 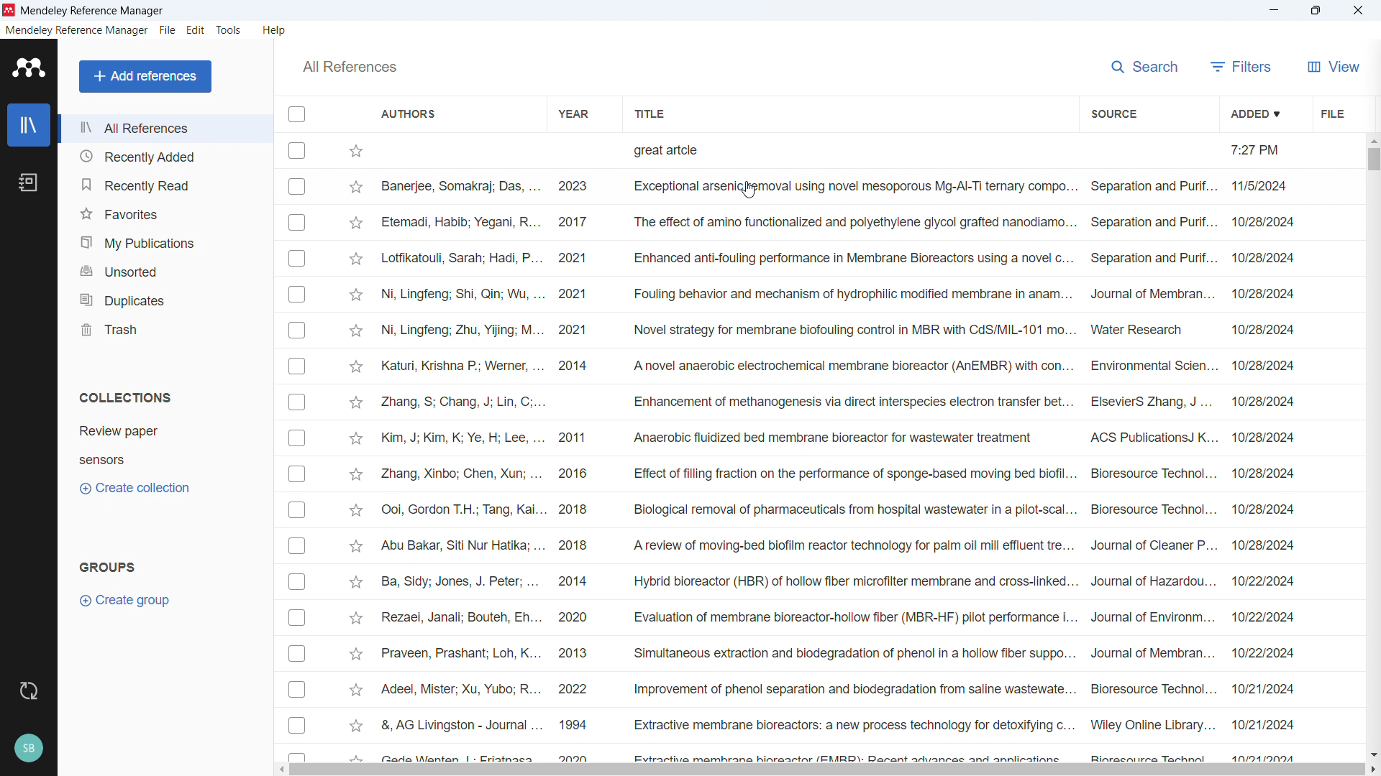 I want to click on Sort by title , so click(x=650, y=113).